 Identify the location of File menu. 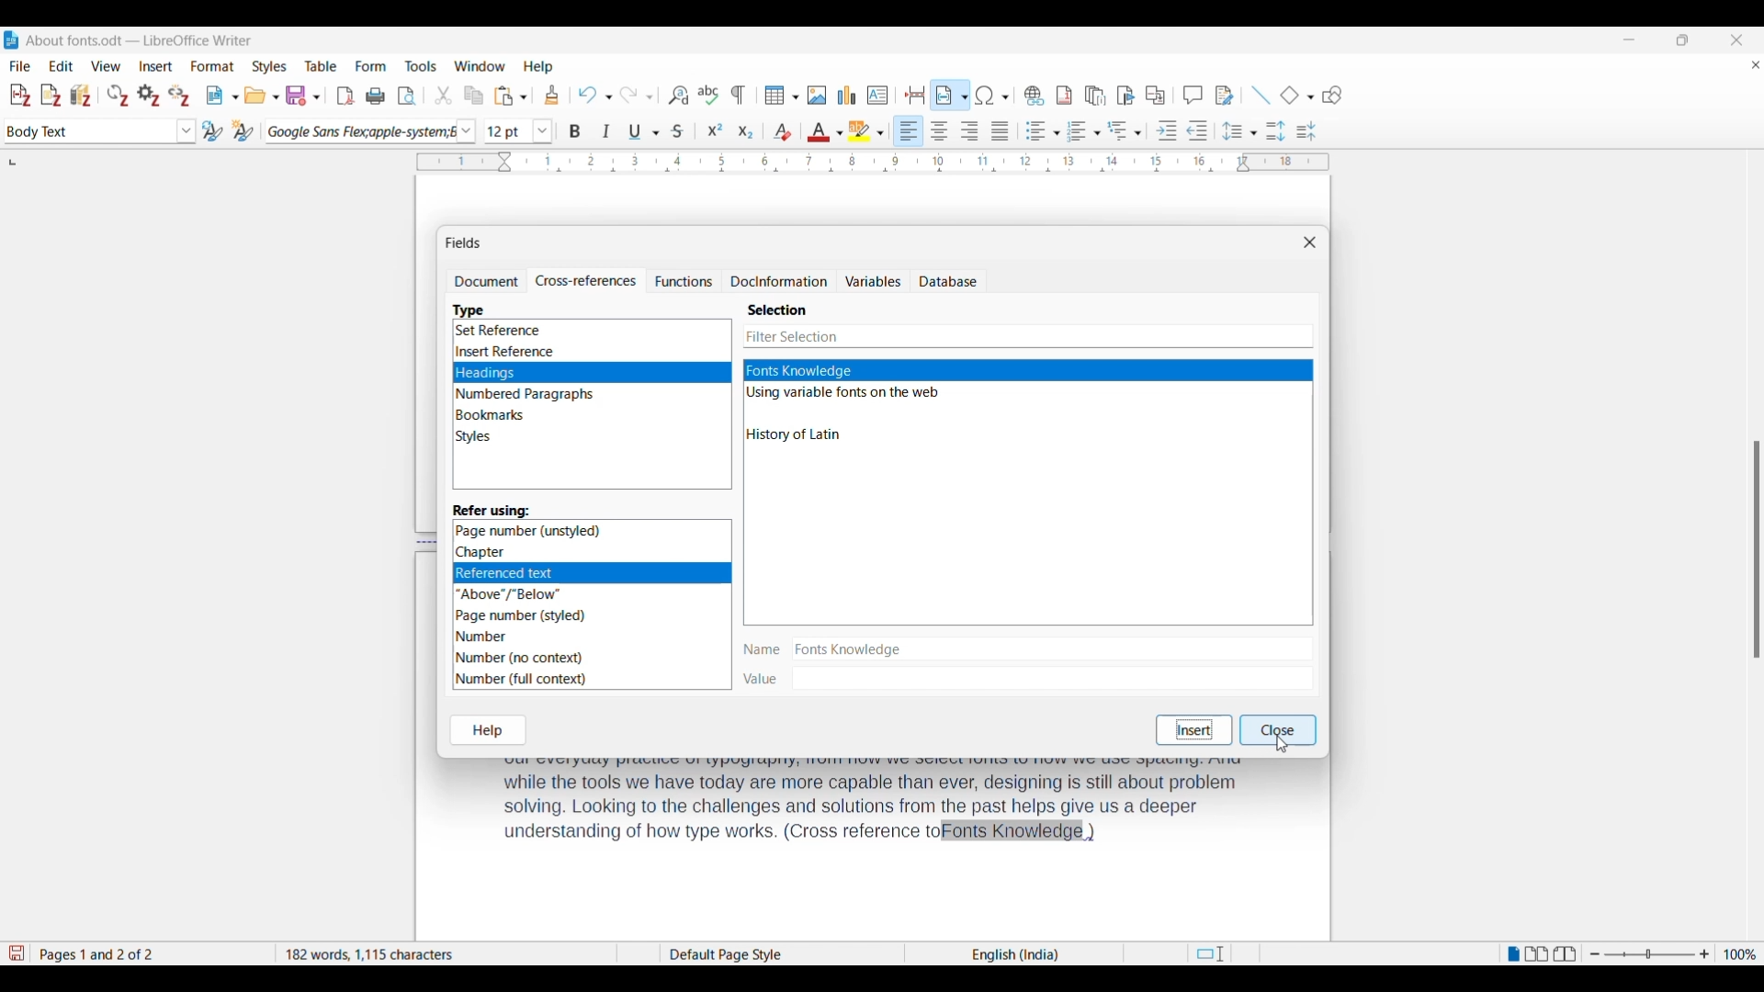
(20, 66).